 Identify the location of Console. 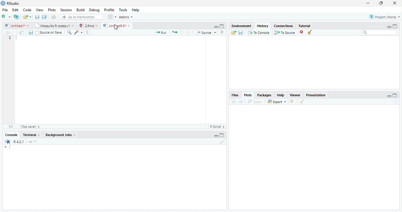
(11, 135).